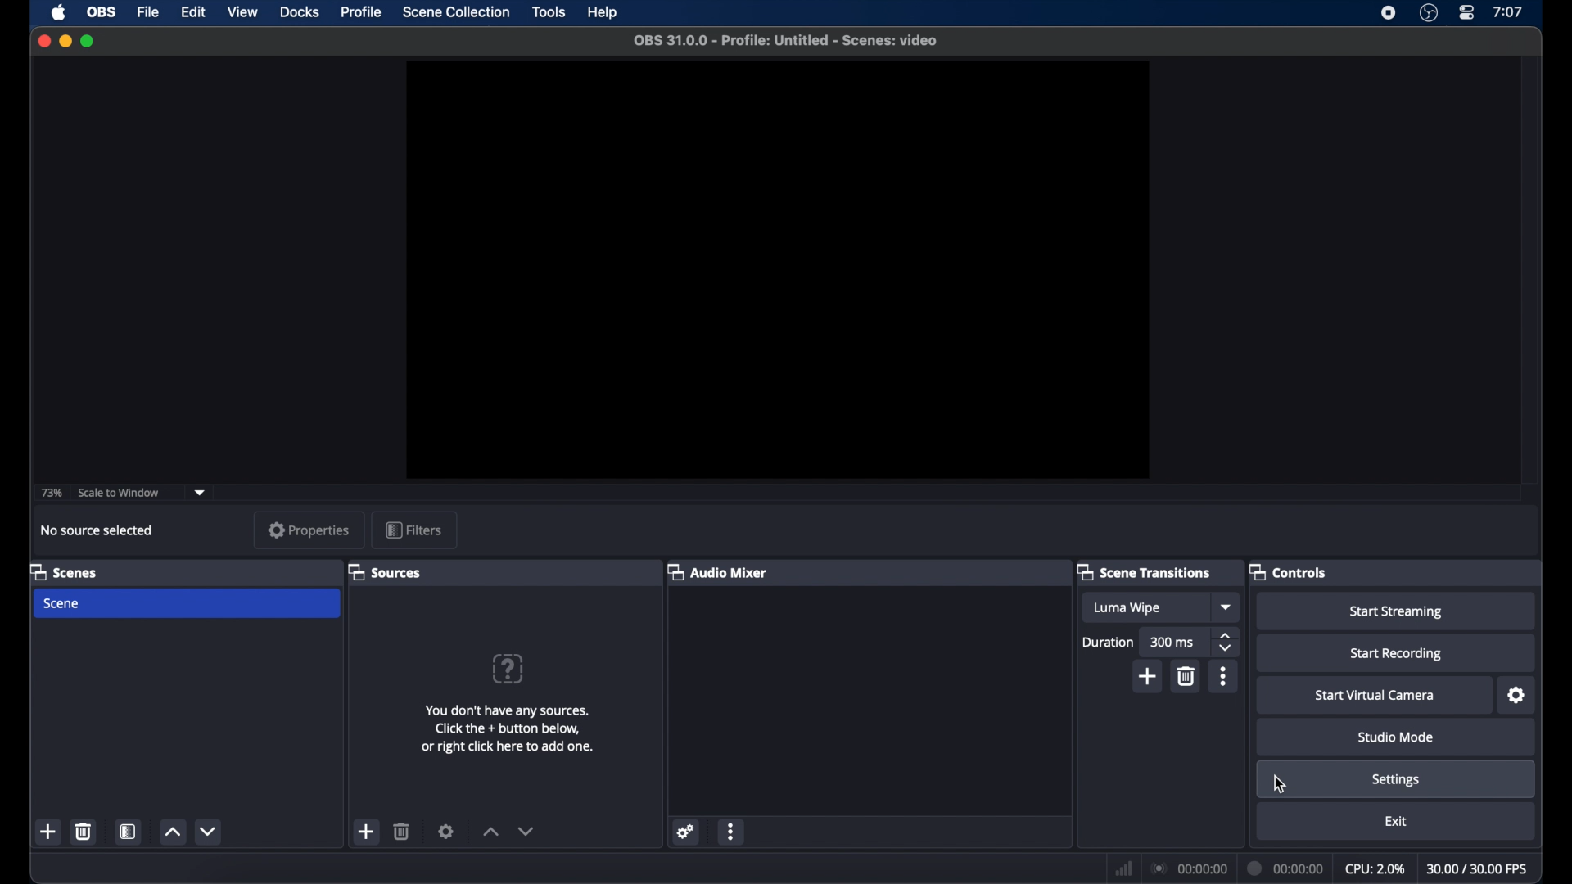 The image size is (1572, 884). Describe the element at coordinates (1146, 571) in the screenshot. I see `scene transituons` at that location.